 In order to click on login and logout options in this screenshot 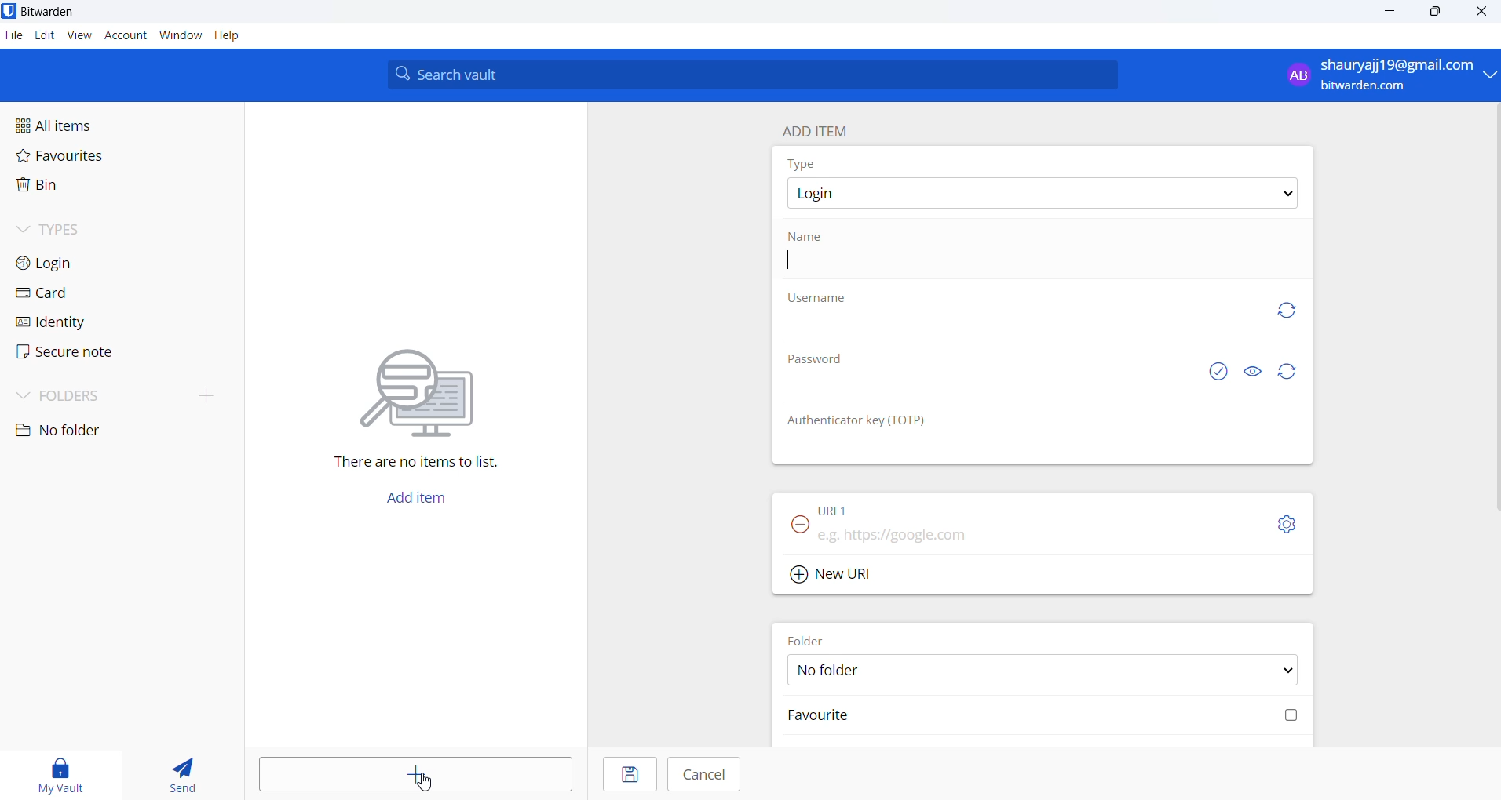, I will do `click(1390, 76)`.